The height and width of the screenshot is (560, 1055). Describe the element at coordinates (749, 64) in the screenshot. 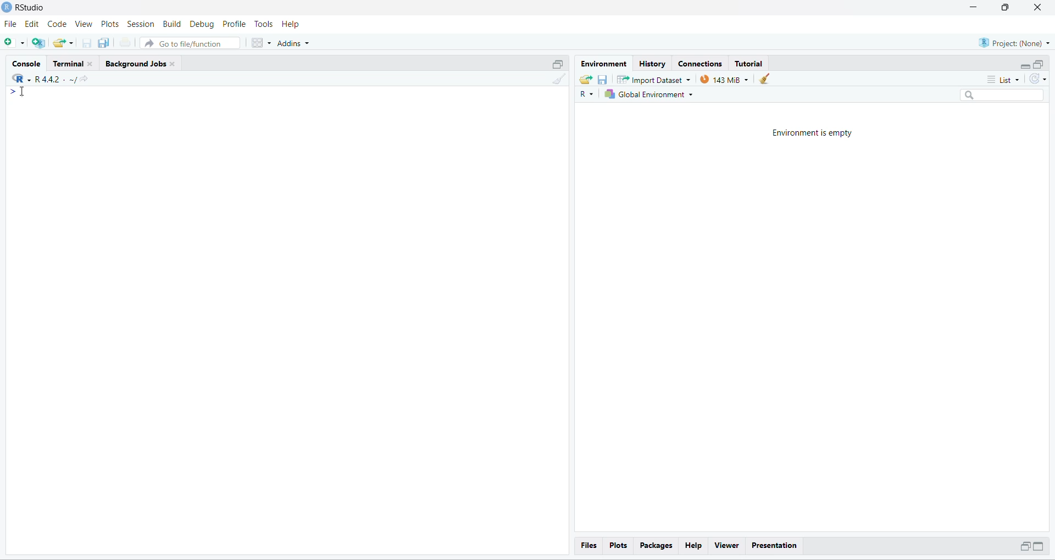

I see `tutorial` at that location.